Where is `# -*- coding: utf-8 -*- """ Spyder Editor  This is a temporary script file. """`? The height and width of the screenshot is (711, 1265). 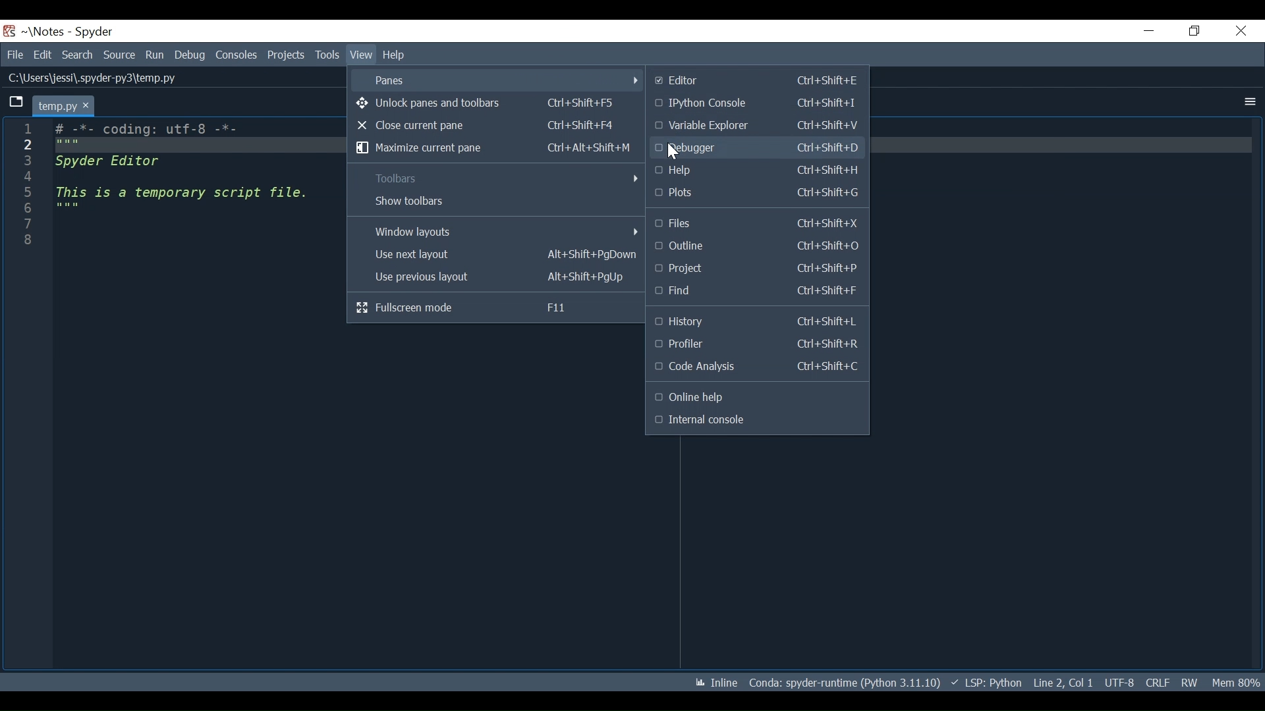
# -*- coding: utf-8 -*- """ Spyder Editor  This is a temporary script file. """ is located at coordinates (187, 187).